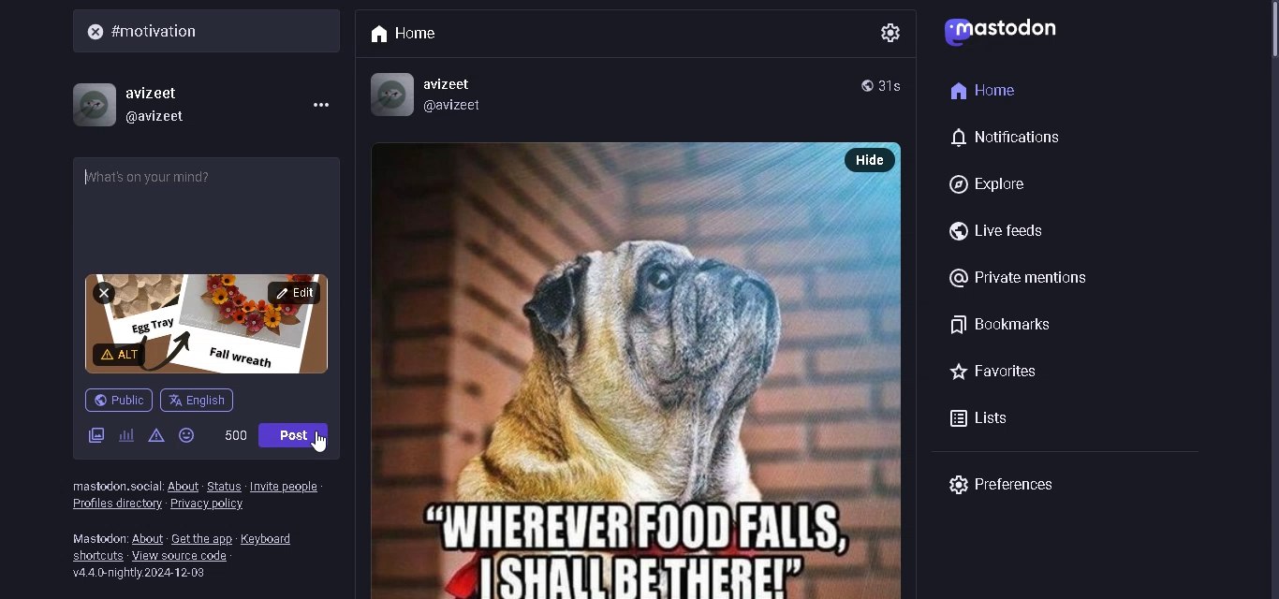 This screenshot has height=599, width=1279. What do you see at coordinates (316, 104) in the screenshot?
I see `menu` at bounding box center [316, 104].